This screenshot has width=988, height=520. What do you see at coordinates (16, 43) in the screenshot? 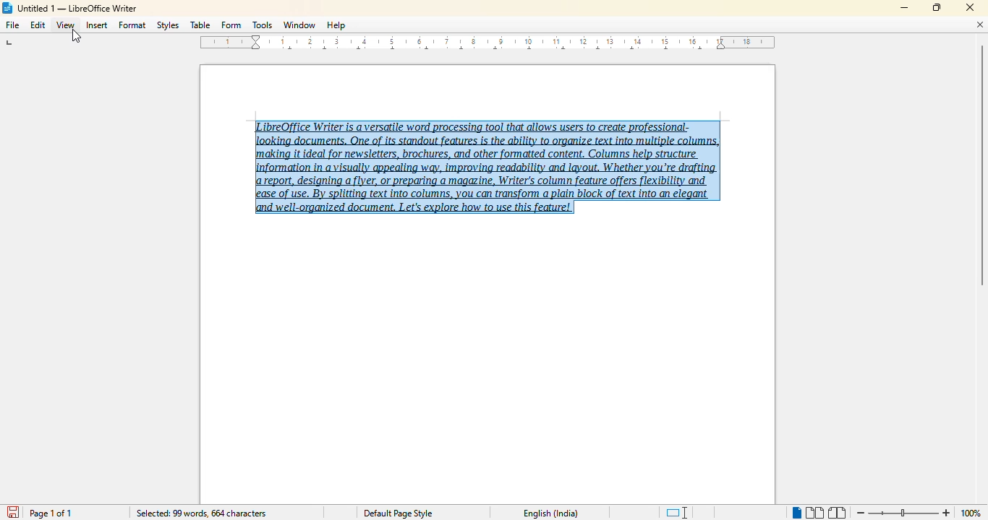
I see `tab stop` at bounding box center [16, 43].